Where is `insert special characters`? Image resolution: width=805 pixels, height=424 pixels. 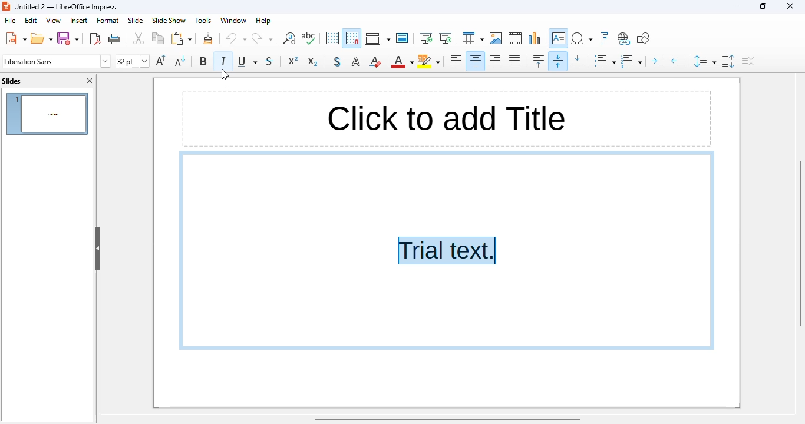
insert special characters is located at coordinates (582, 38).